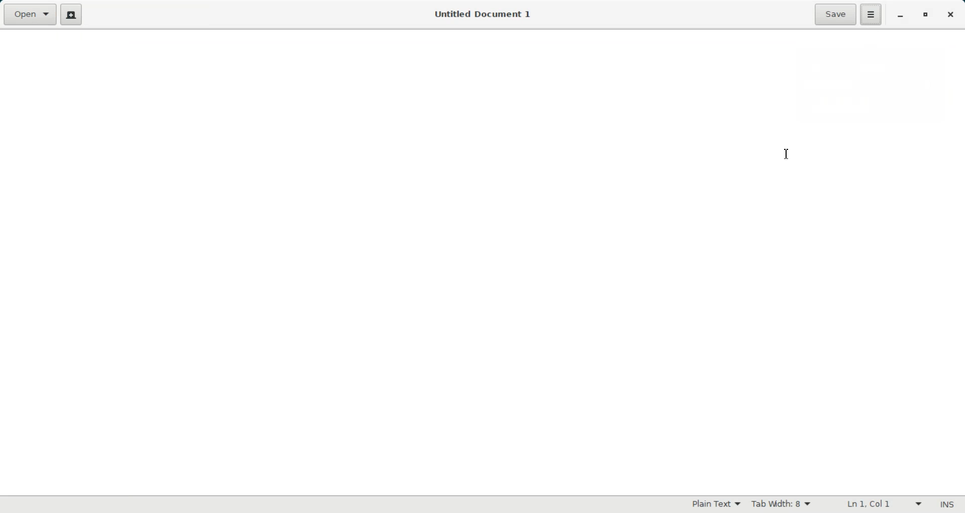 This screenshot has height=513, width=965. I want to click on Tab width , so click(780, 504).